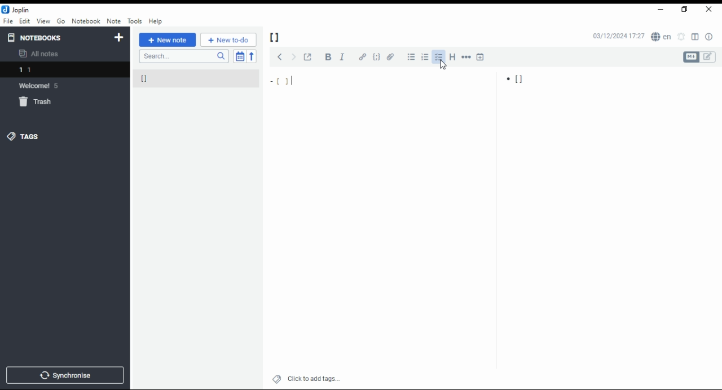  Describe the element at coordinates (240, 56) in the screenshot. I see `toggle sort order field` at that location.